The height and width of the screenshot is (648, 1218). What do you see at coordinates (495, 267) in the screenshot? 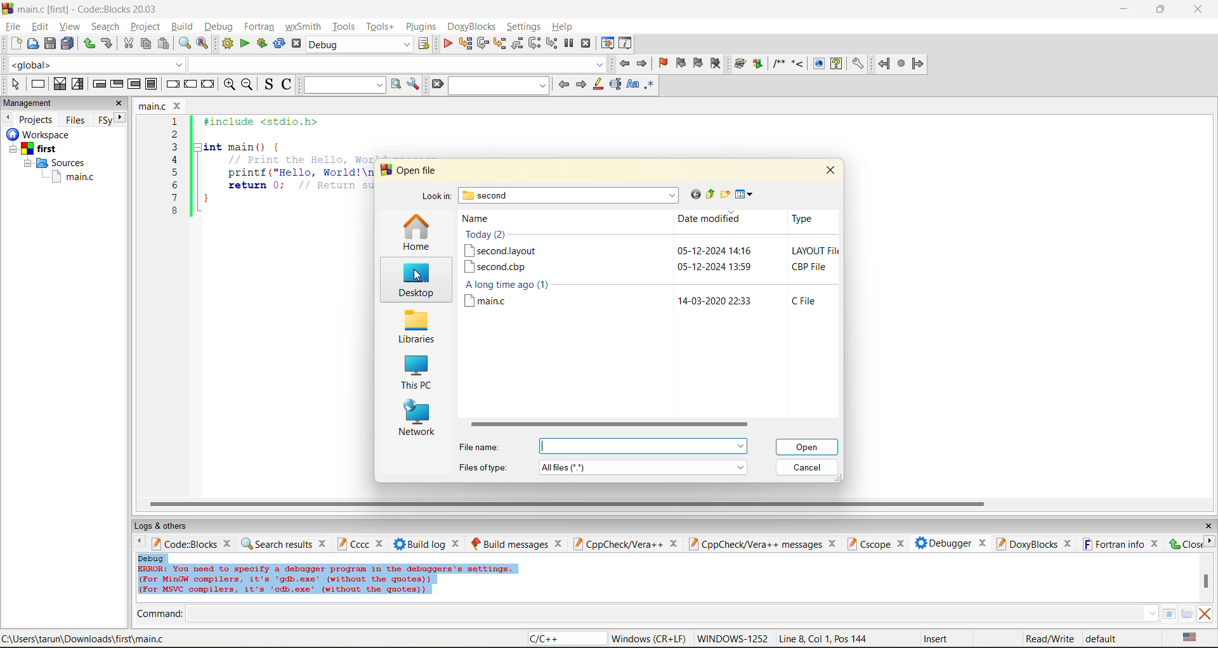
I see `second.cbp file` at bounding box center [495, 267].